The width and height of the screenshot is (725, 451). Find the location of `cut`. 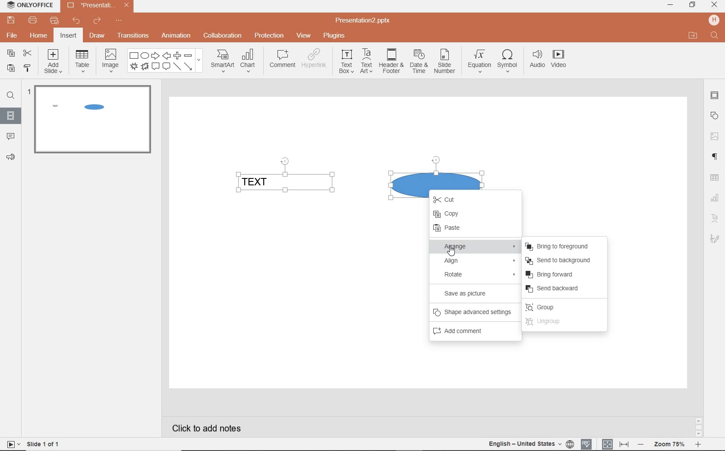

cut is located at coordinates (28, 54).